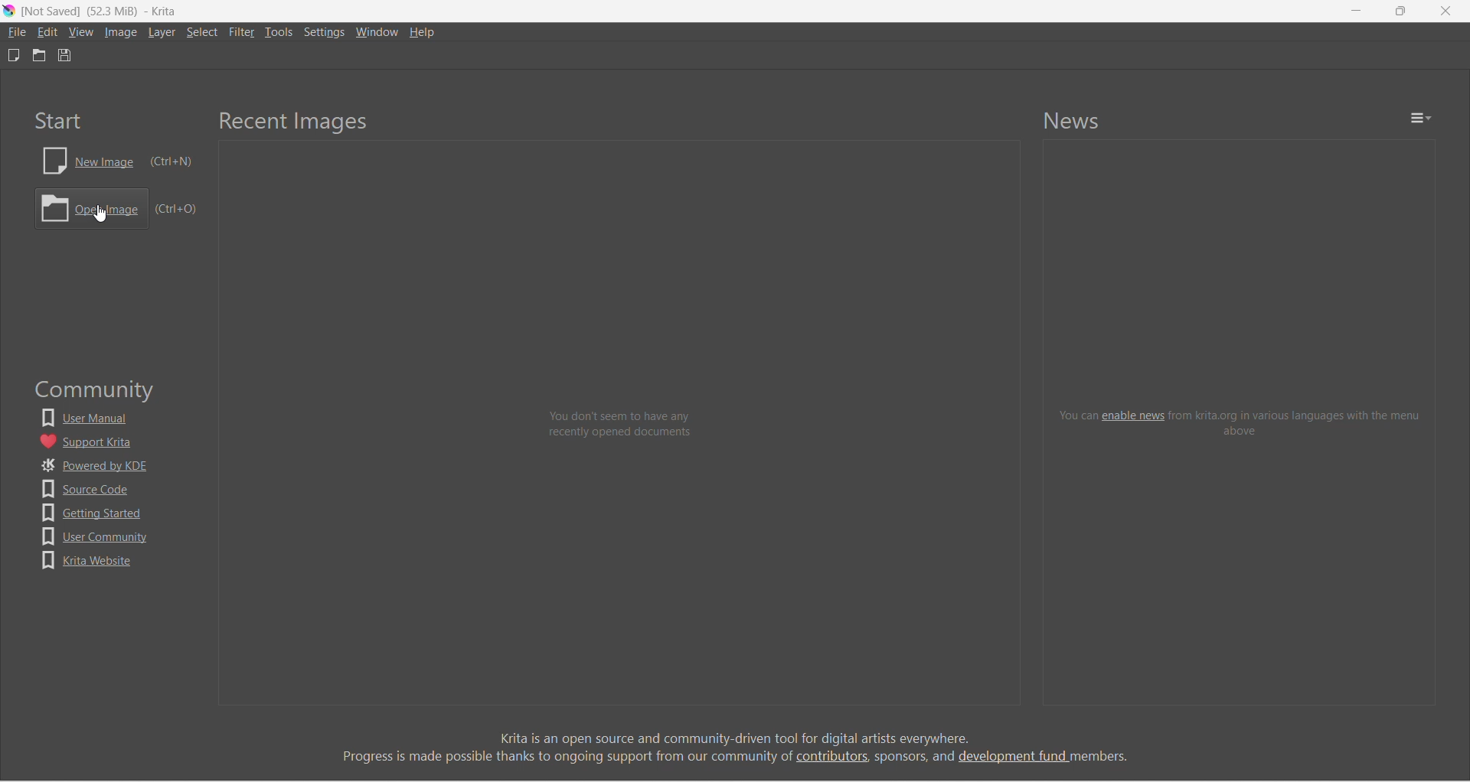  Describe the element at coordinates (122, 32) in the screenshot. I see `image` at that location.